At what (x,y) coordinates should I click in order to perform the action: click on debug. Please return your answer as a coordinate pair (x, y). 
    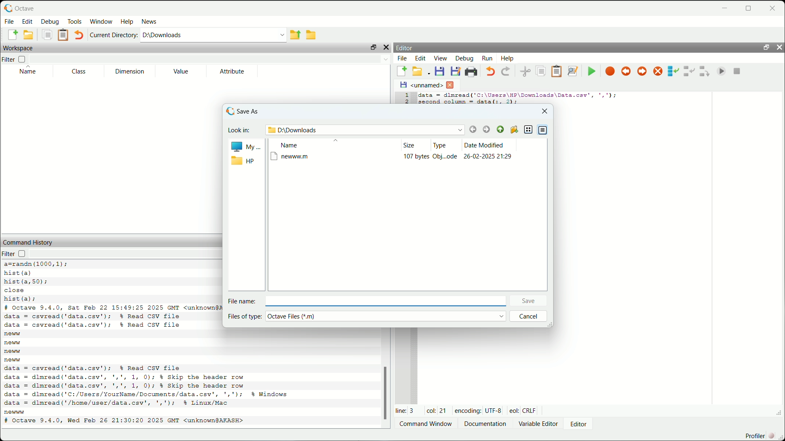
    Looking at the image, I should click on (463, 58).